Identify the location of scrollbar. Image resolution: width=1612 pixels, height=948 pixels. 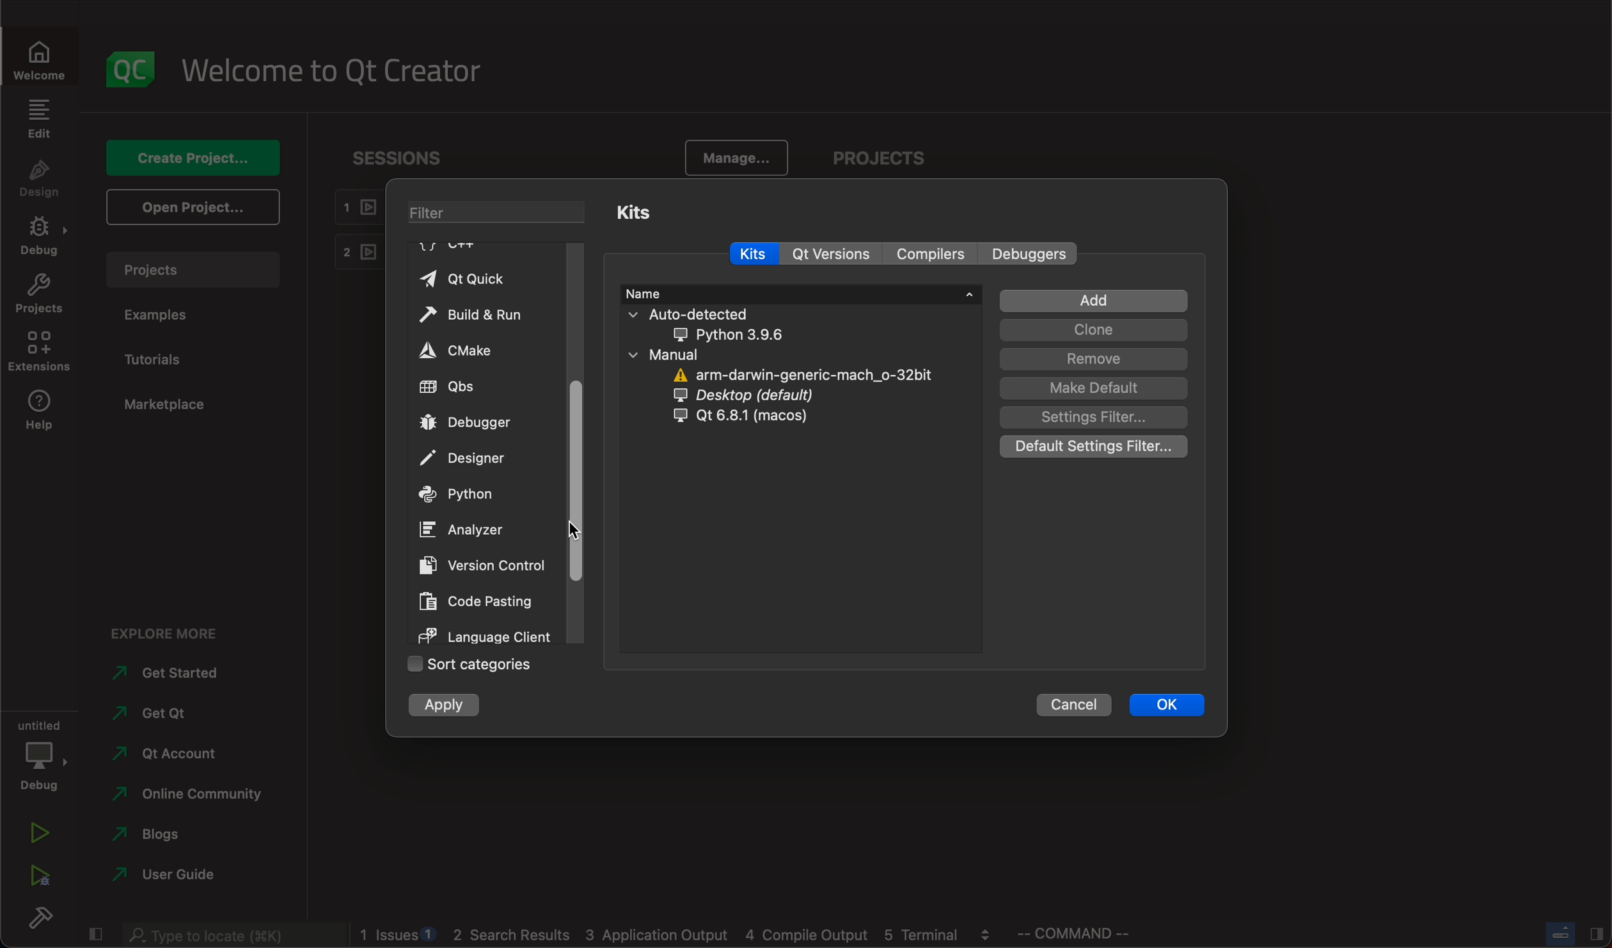
(577, 445).